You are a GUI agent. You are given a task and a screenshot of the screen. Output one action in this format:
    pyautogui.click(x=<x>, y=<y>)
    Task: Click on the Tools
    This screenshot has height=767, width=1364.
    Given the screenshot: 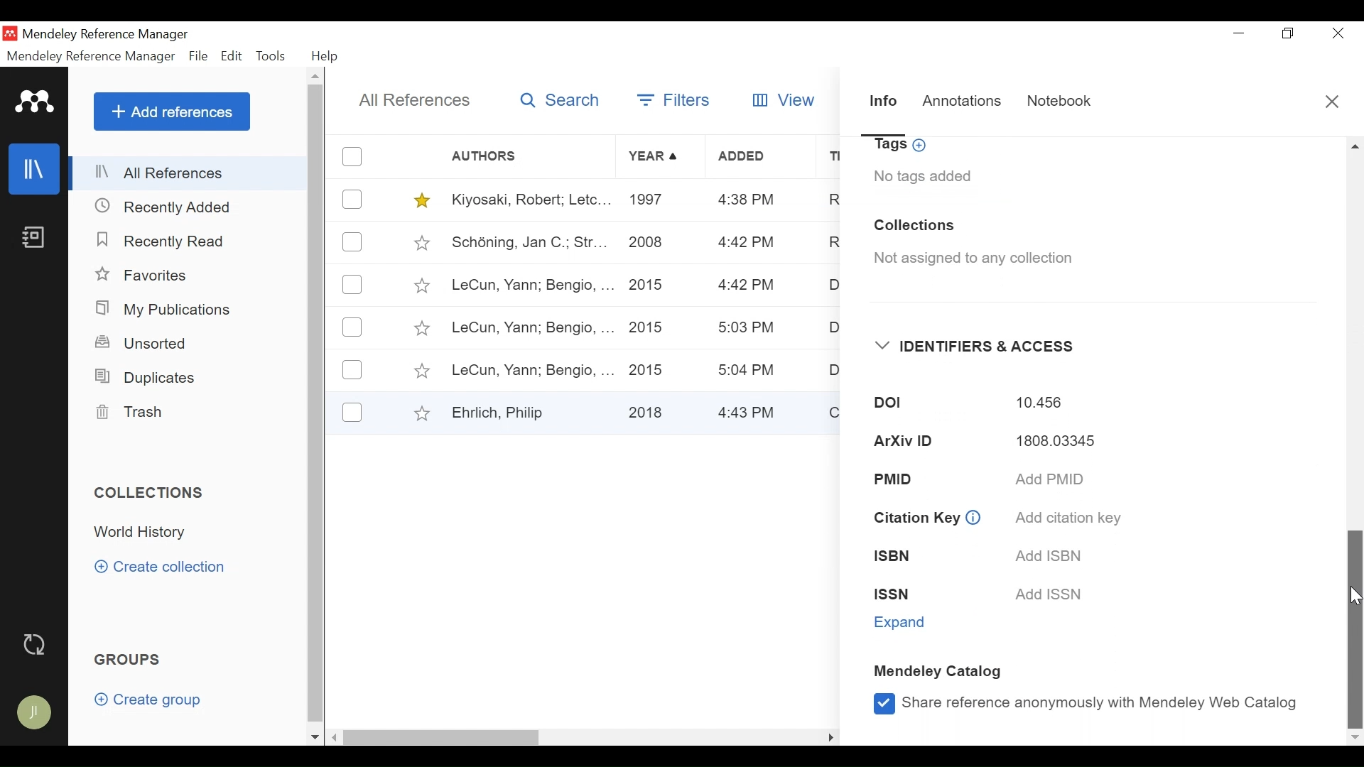 What is the action you would take?
    pyautogui.click(x=271, y=58)
    